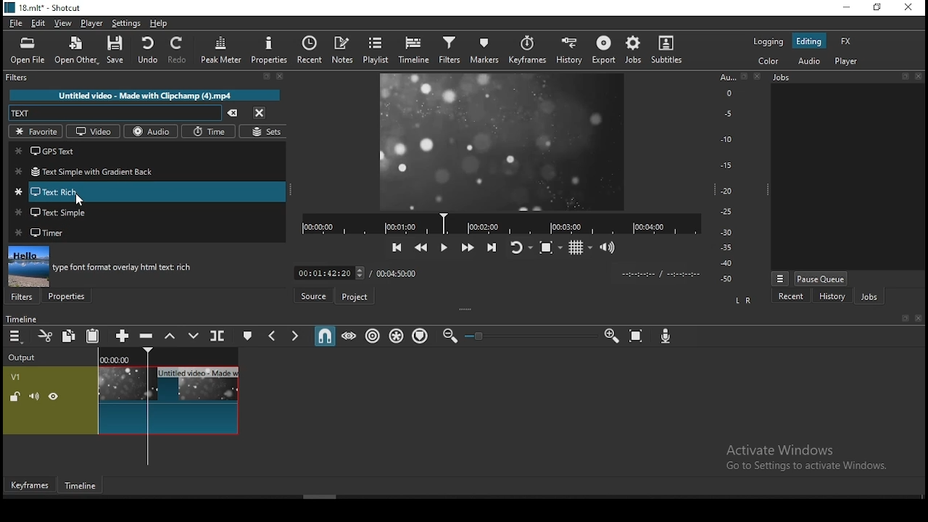 This screenshot has width=928, height=522. Describe the element at coordinates (21, 318) in the screenshot. I see `Timeline` at that location.